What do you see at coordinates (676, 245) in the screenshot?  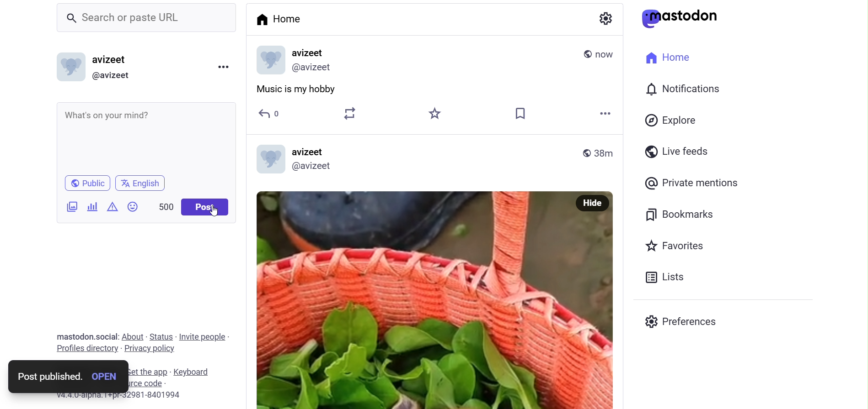 I see `Favorites` at bounding box center [676, 245].